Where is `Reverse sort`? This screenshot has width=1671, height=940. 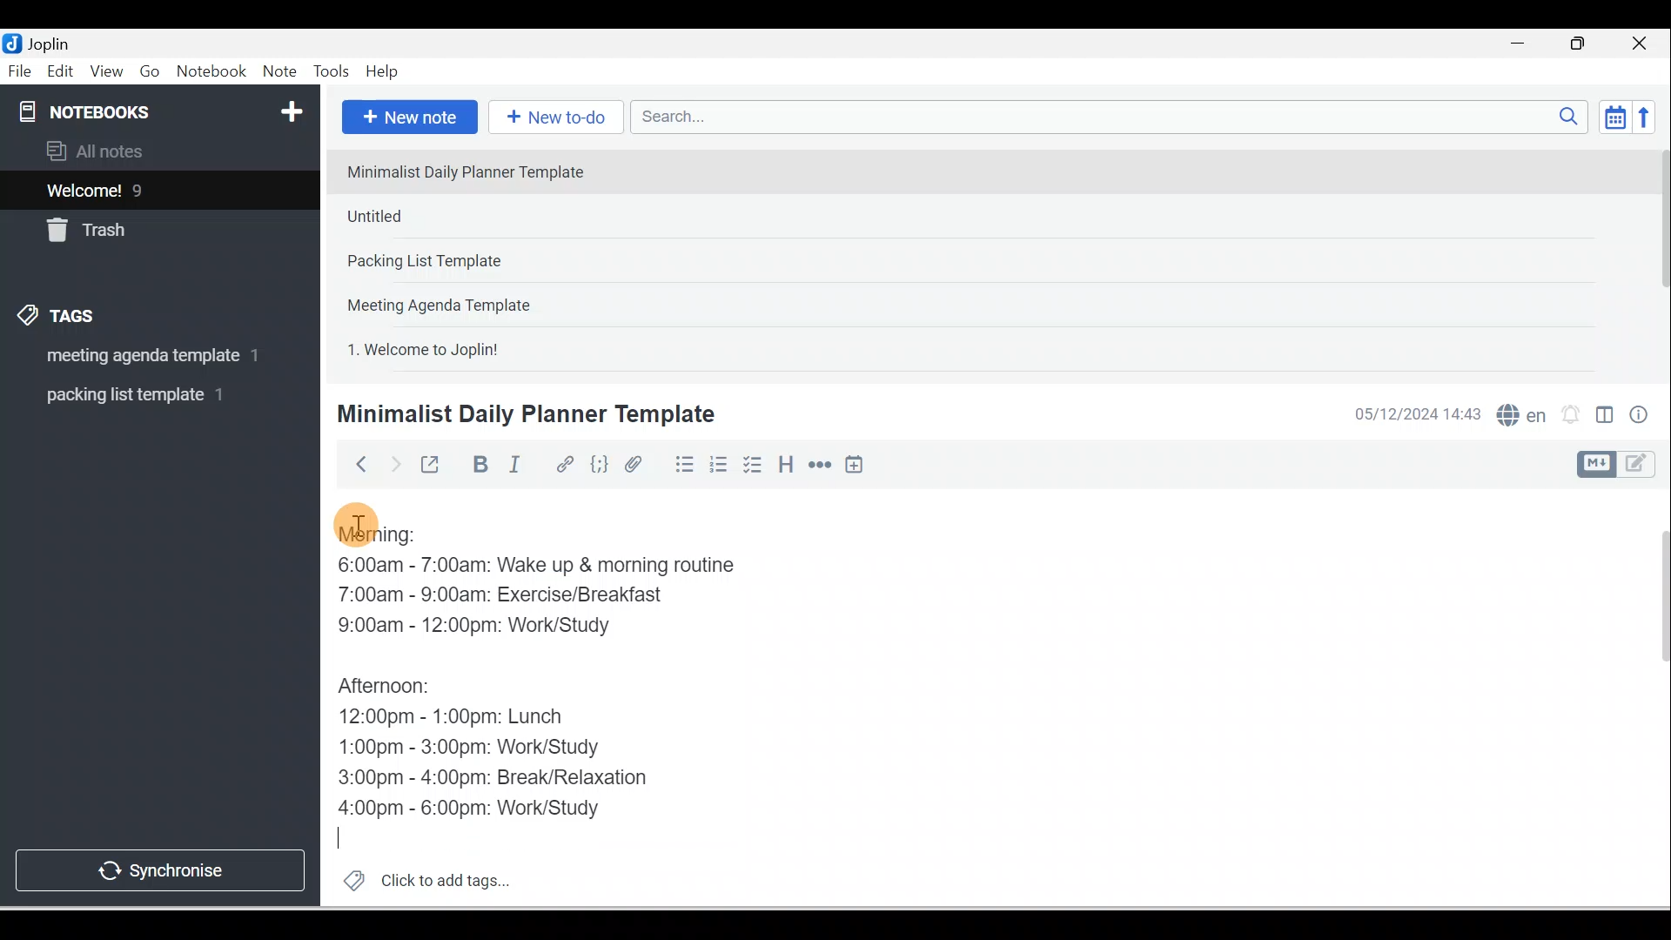
Reverse sort is located at coordinates (1649, 117).